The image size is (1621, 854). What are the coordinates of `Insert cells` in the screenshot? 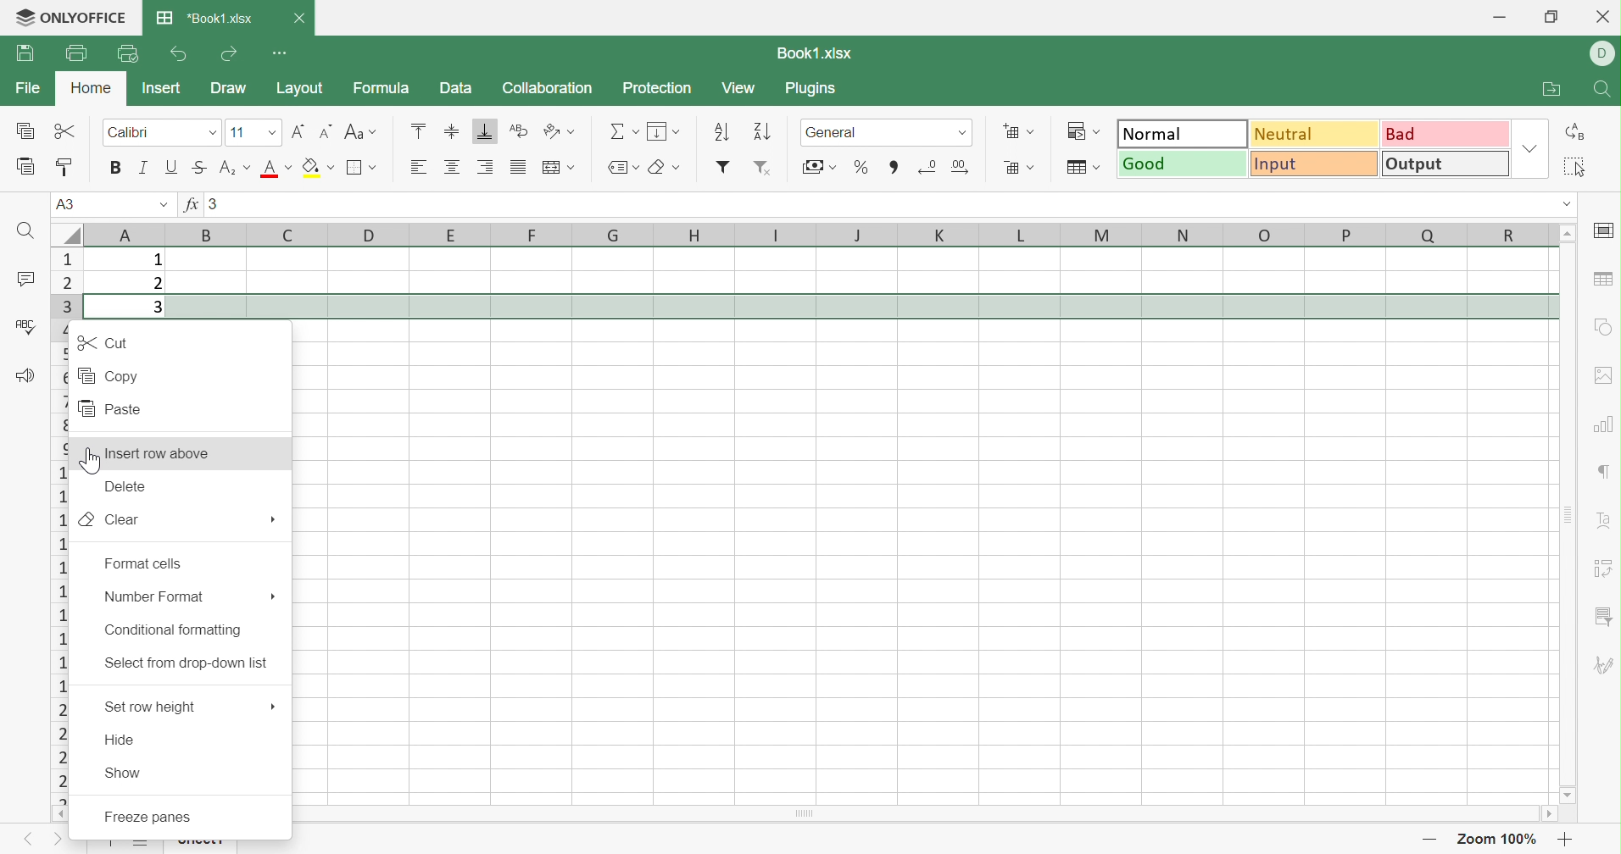 It's located at (1007, 166).